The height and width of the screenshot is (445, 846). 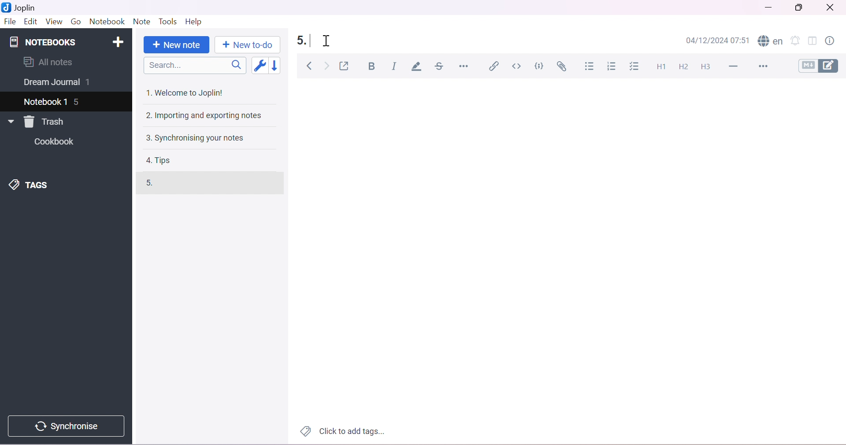 What do you see at coordinates (193, 21) in the screenshot?
I see `Help` at bounding box center [193, 21].